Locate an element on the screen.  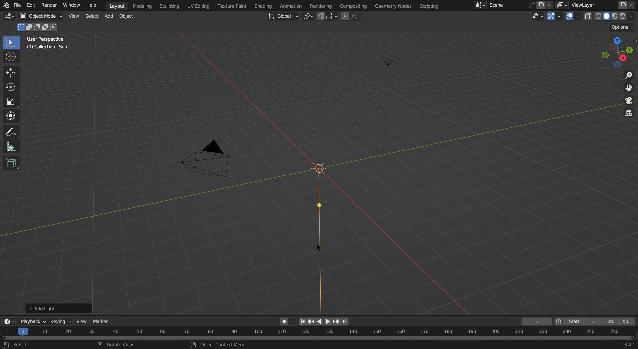
File is located at coordinates (18, 6).